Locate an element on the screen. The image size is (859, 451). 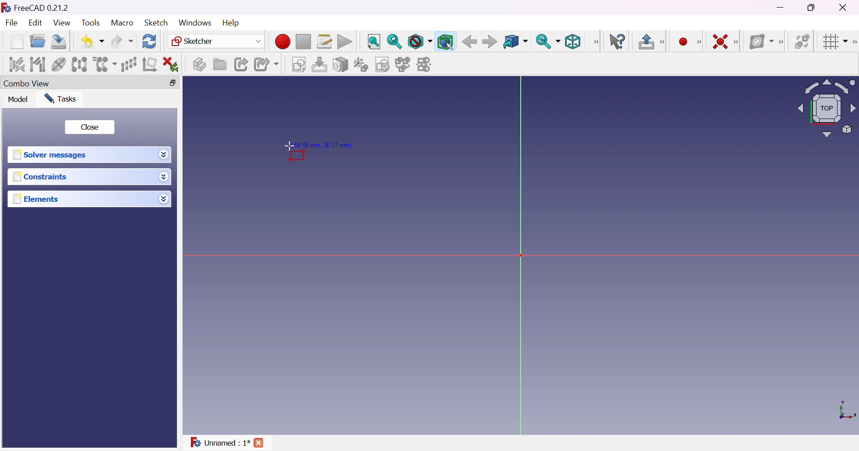
Execute macro is located at coordinates (345, 42).